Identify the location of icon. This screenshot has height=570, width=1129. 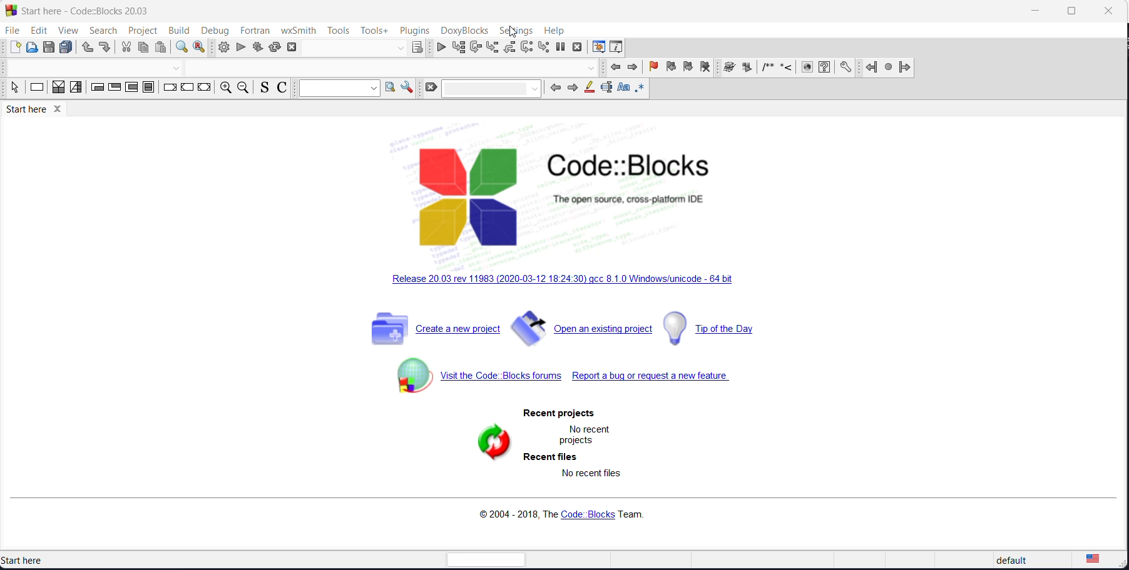
(748, 68).